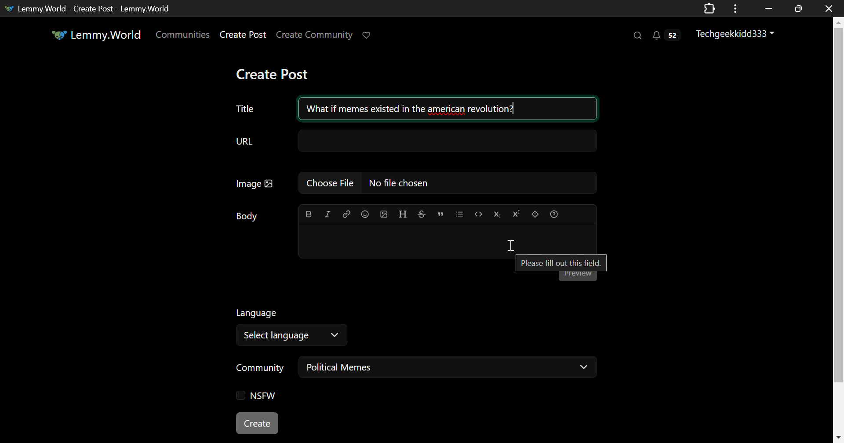  What do you see at coordinates (246, 108) in the screenshot?
I see `Post Title Text Field` at bounding box center [246, 108].